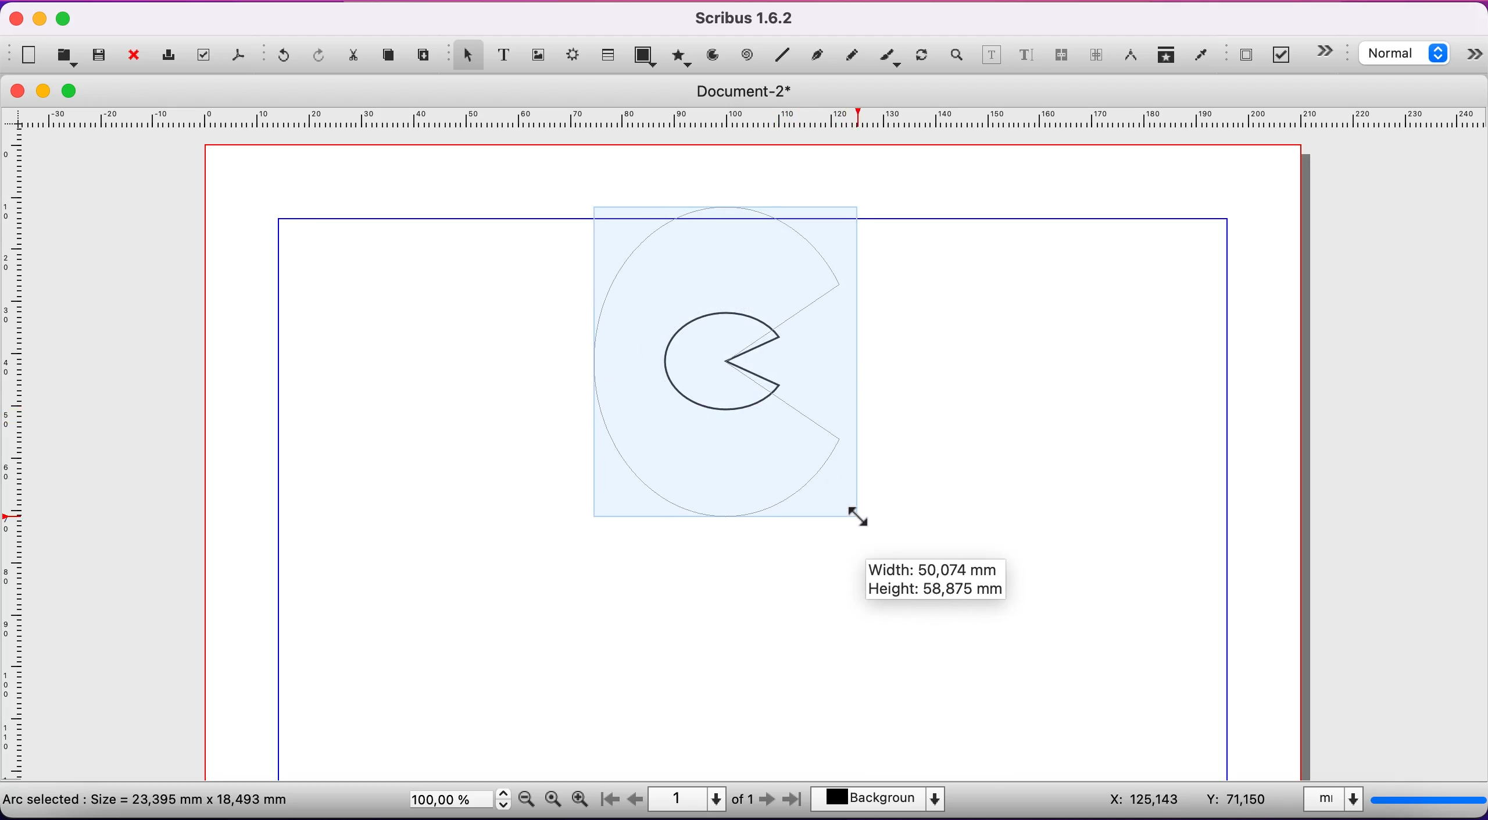  Describe the element at coordinates (504, 54) in the screenshot. I see `text frame` at that location.